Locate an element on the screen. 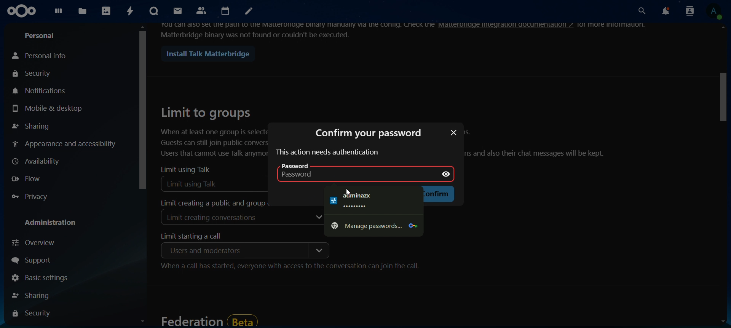 This screenshot has height=328, width=731. notifications is located at coordinates (663, 11).